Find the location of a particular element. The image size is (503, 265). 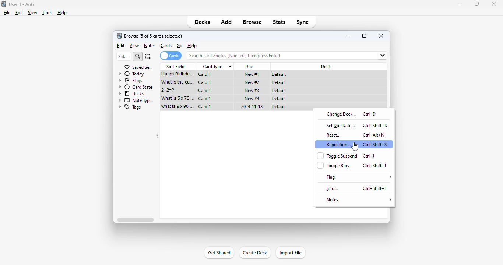

shortcut for toggle suspend is located at coordinates (369, 156).